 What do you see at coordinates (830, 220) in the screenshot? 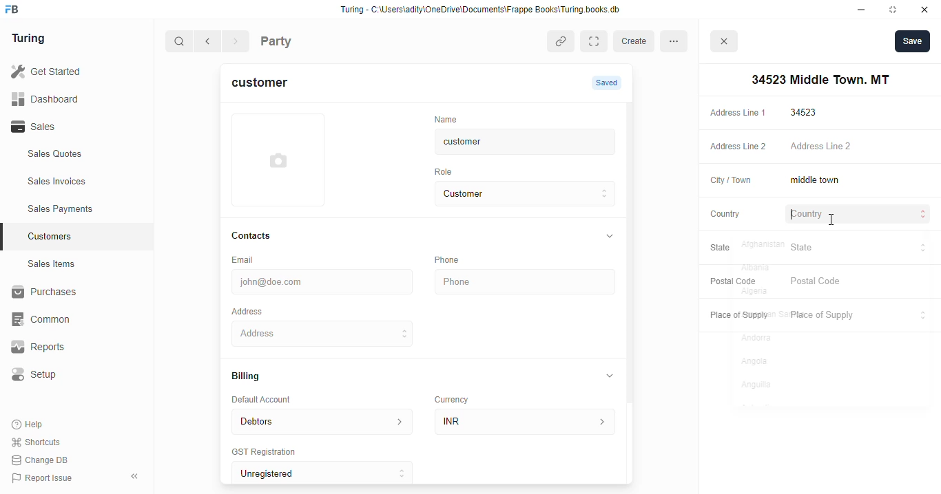
I see `cursor` at bounding box center [830, 220].